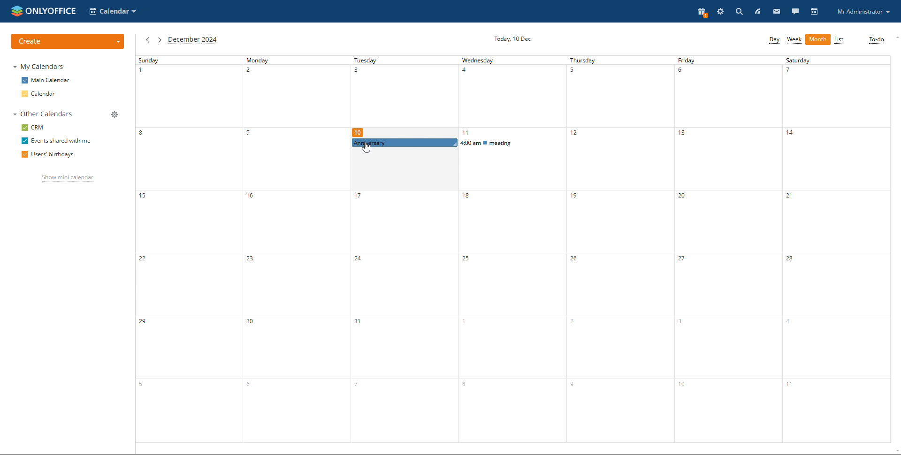  What do you see at coordinates (55, 141) in the screenshot?
I see `events shared with me` at bounding box center [55, 141].